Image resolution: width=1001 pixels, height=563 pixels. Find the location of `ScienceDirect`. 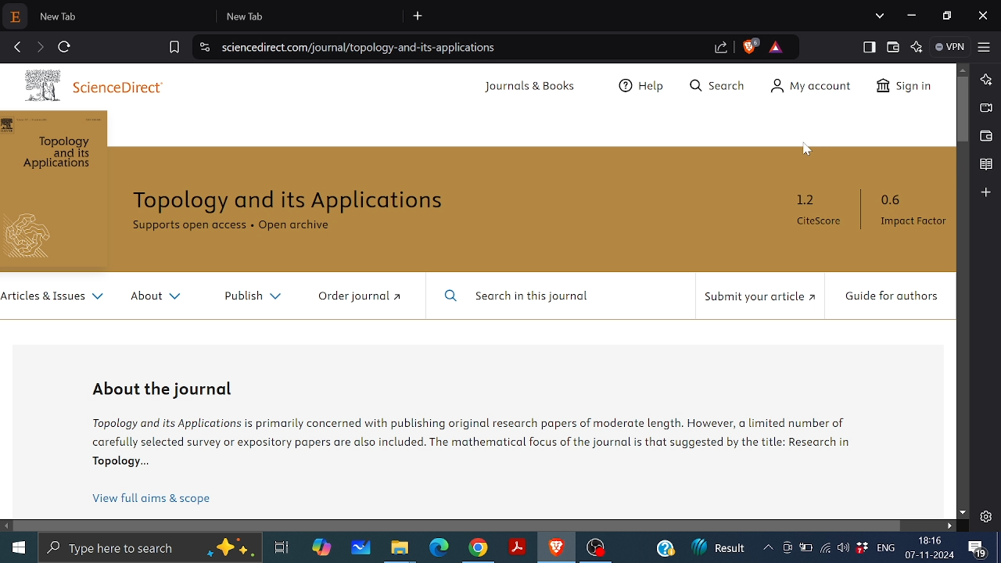

ScienceDirect is located at coordinates (98, 84).